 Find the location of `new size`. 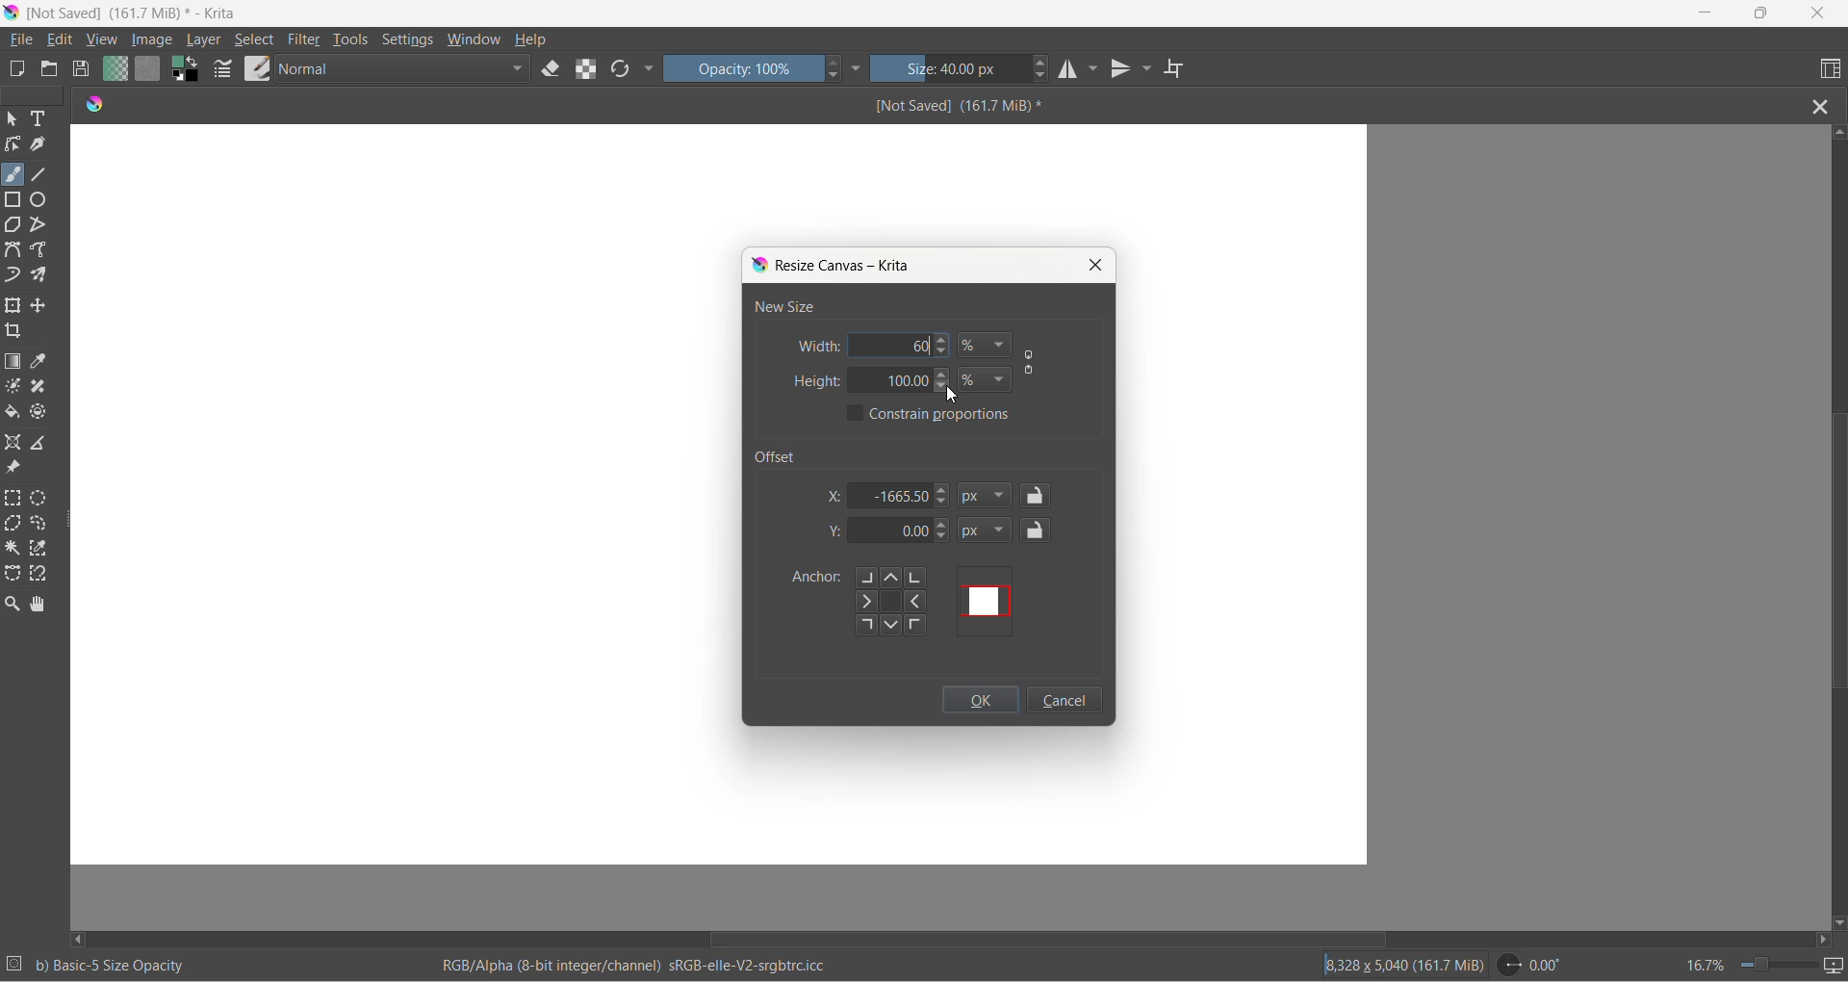

new size is located at coordinates (784, 306).